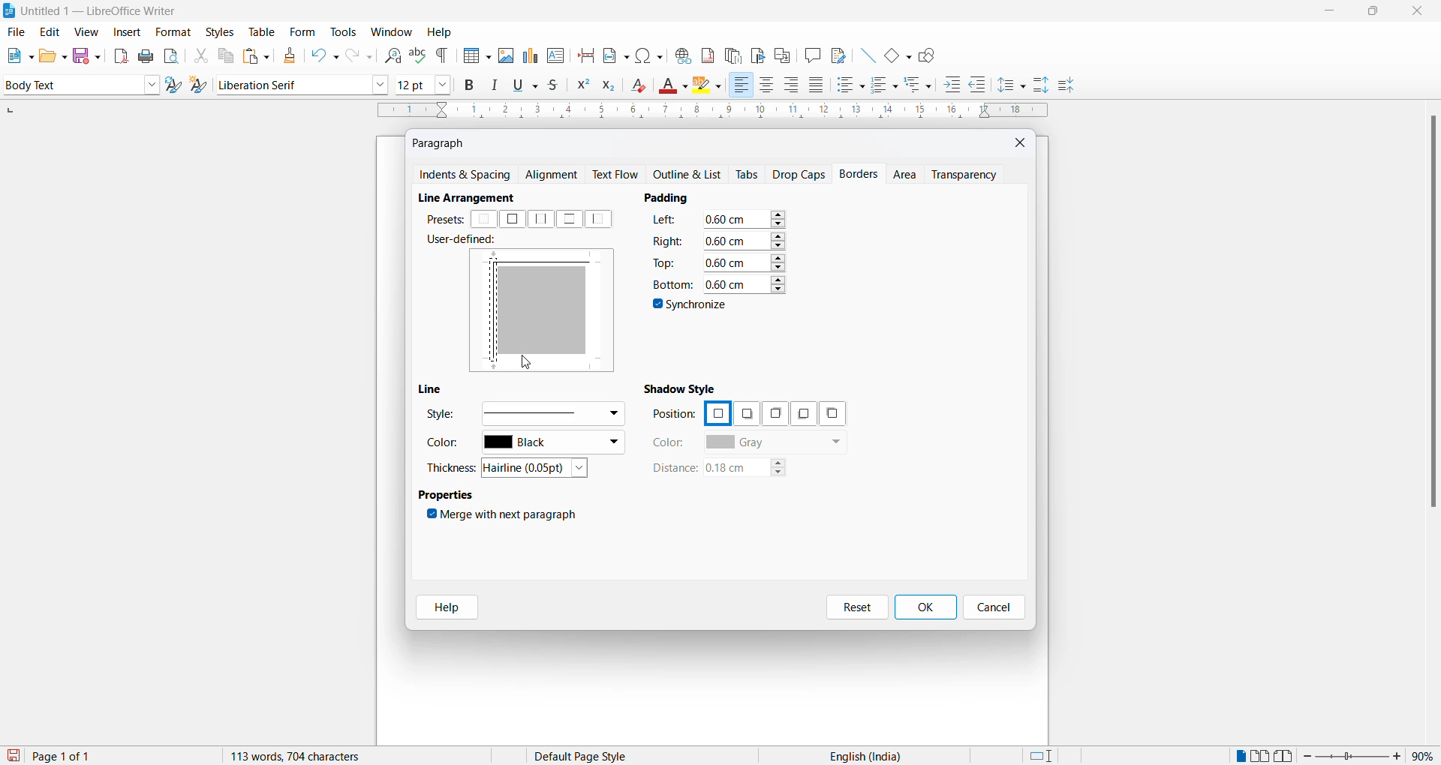 This screenshot has width=1441, height=765. I want to click on font size options, so click(444, 84).